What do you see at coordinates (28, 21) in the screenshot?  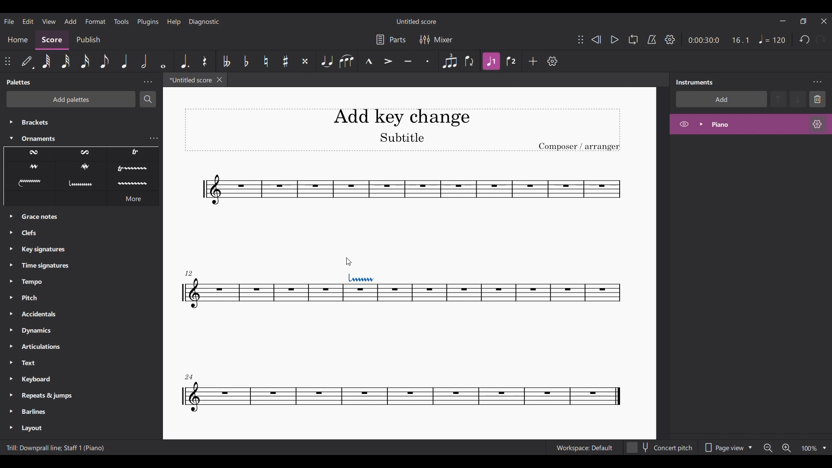 I see `Edit menu` at bounding box center [28, 21].